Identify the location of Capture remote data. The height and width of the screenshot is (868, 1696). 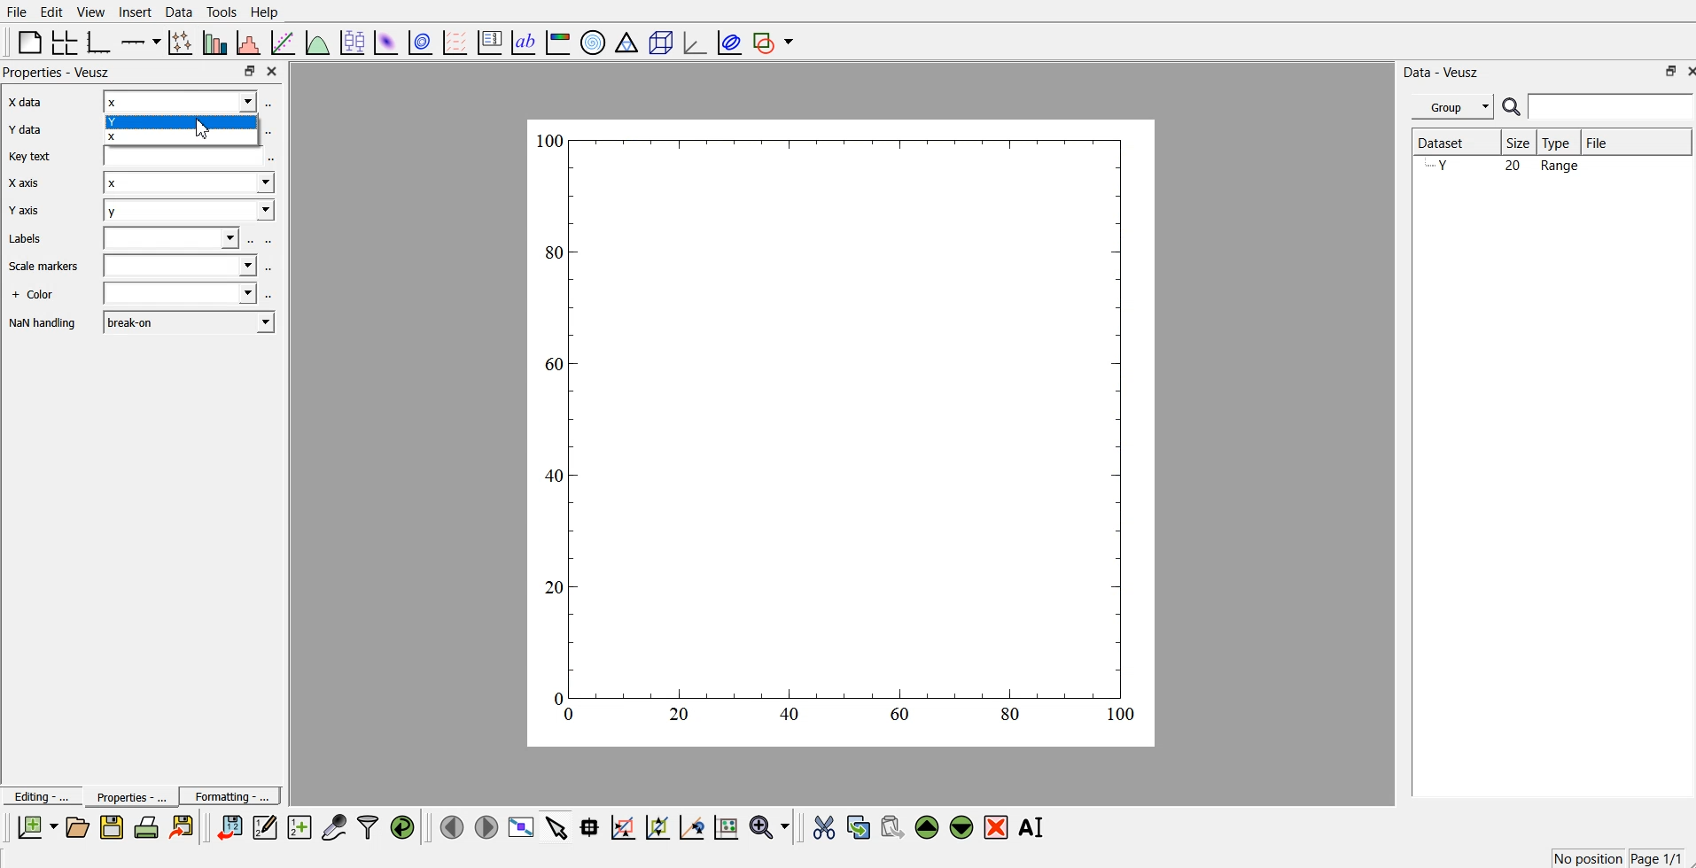
(335, 825).